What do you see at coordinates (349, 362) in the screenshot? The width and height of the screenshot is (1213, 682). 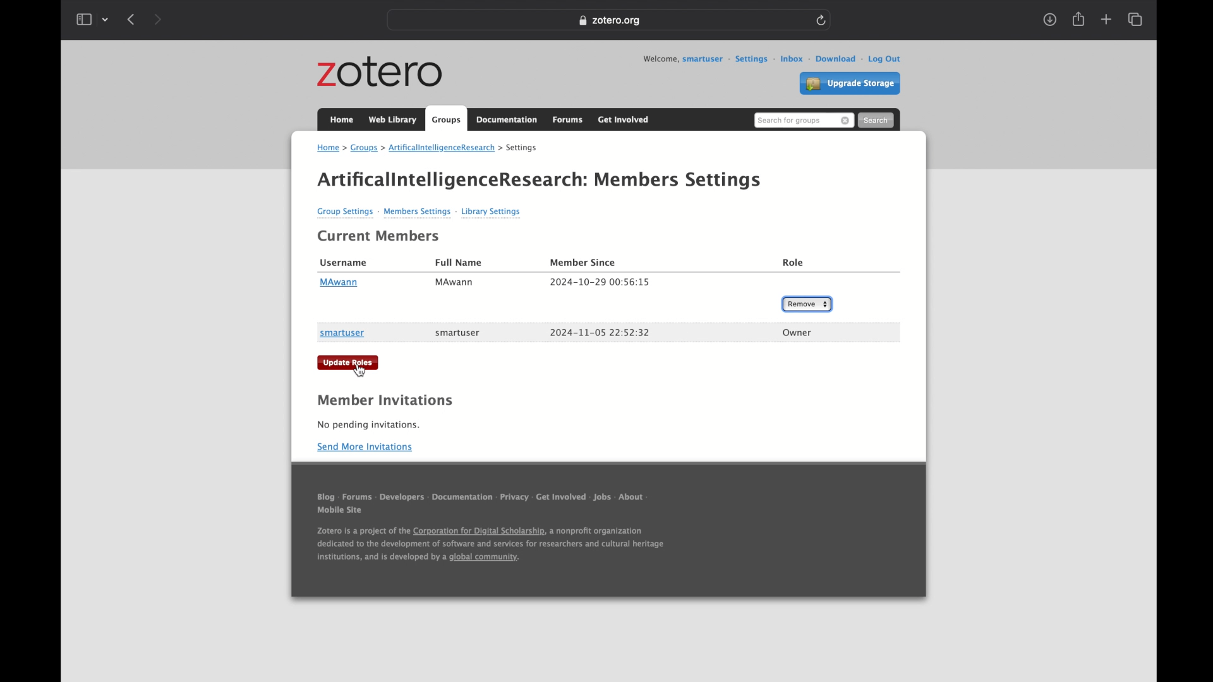 I see `update roles` at bounding box center [349, 362].